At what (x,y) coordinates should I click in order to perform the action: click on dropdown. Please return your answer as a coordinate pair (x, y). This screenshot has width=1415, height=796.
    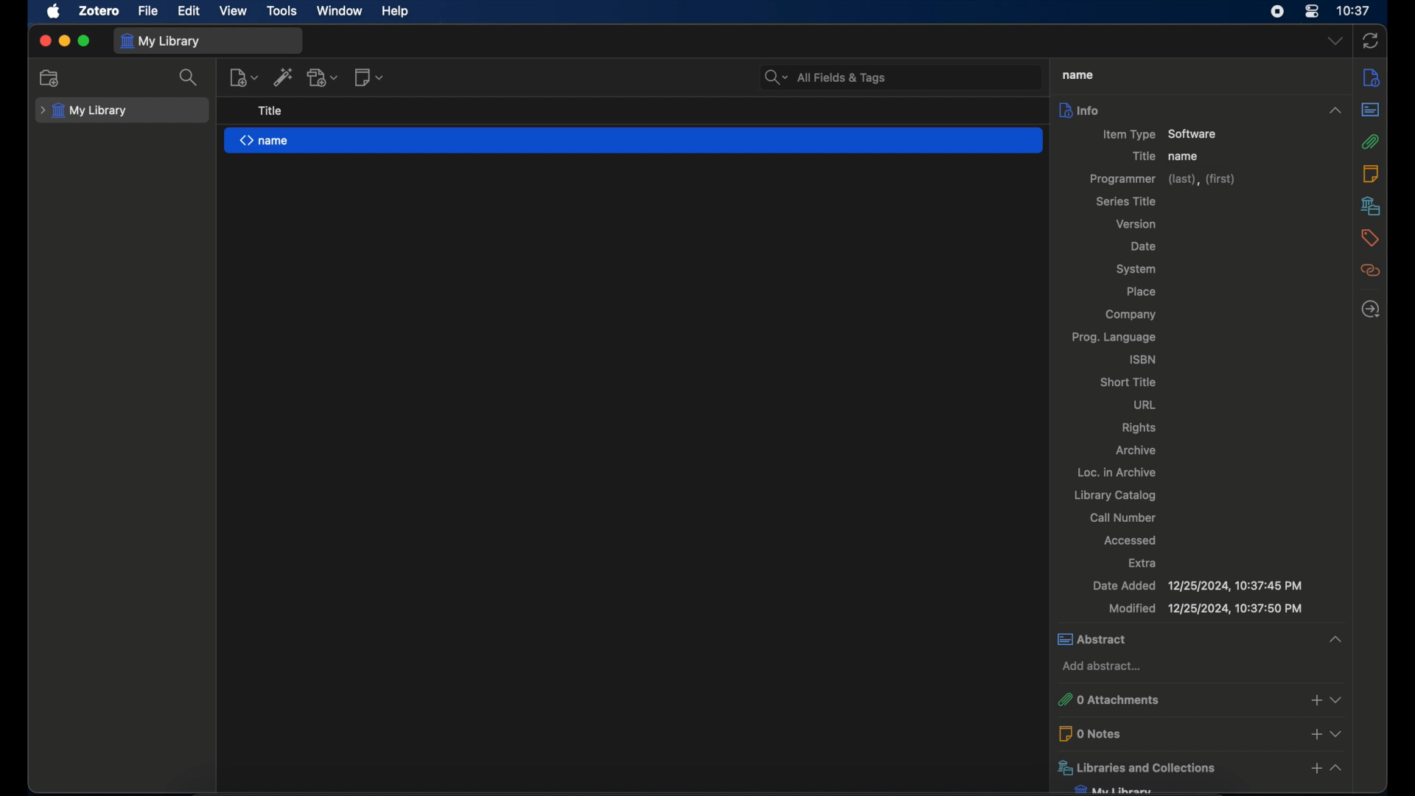
    Looking at the image, I should click on (1337, 733).